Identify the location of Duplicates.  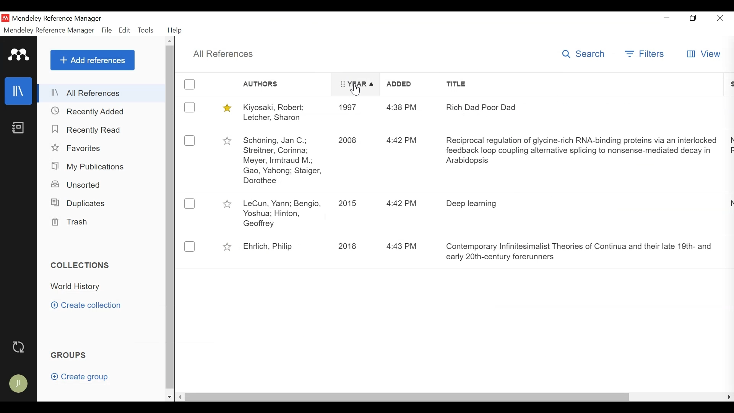
(79, 203).